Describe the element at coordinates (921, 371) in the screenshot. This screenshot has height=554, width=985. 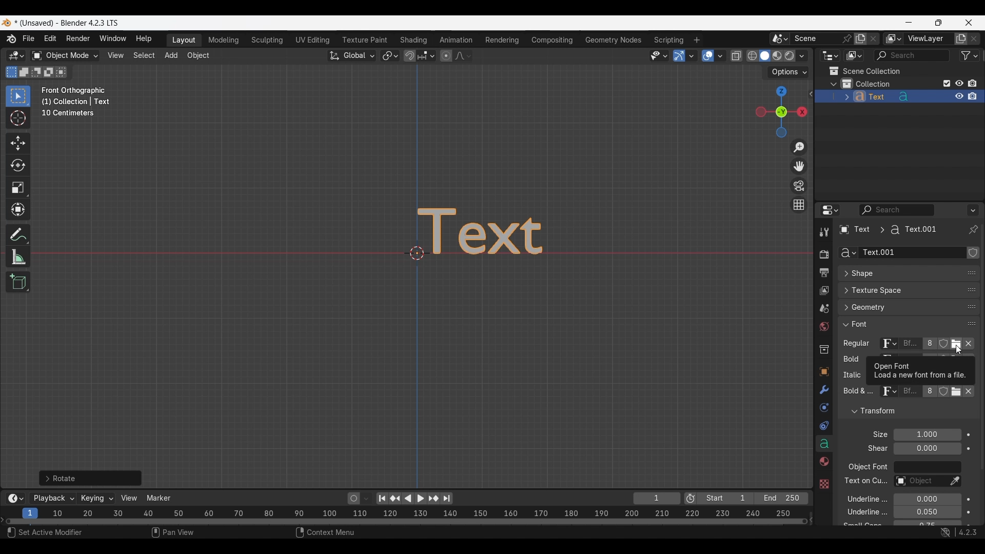
I see `Description of current icon being selected` at that location.